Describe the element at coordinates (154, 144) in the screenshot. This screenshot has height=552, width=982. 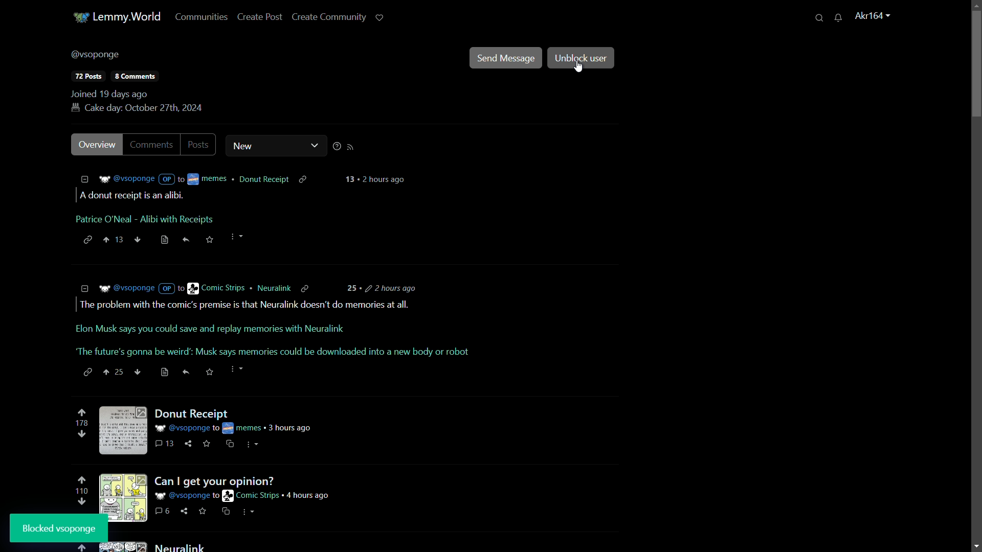
I see `comments` at that location.